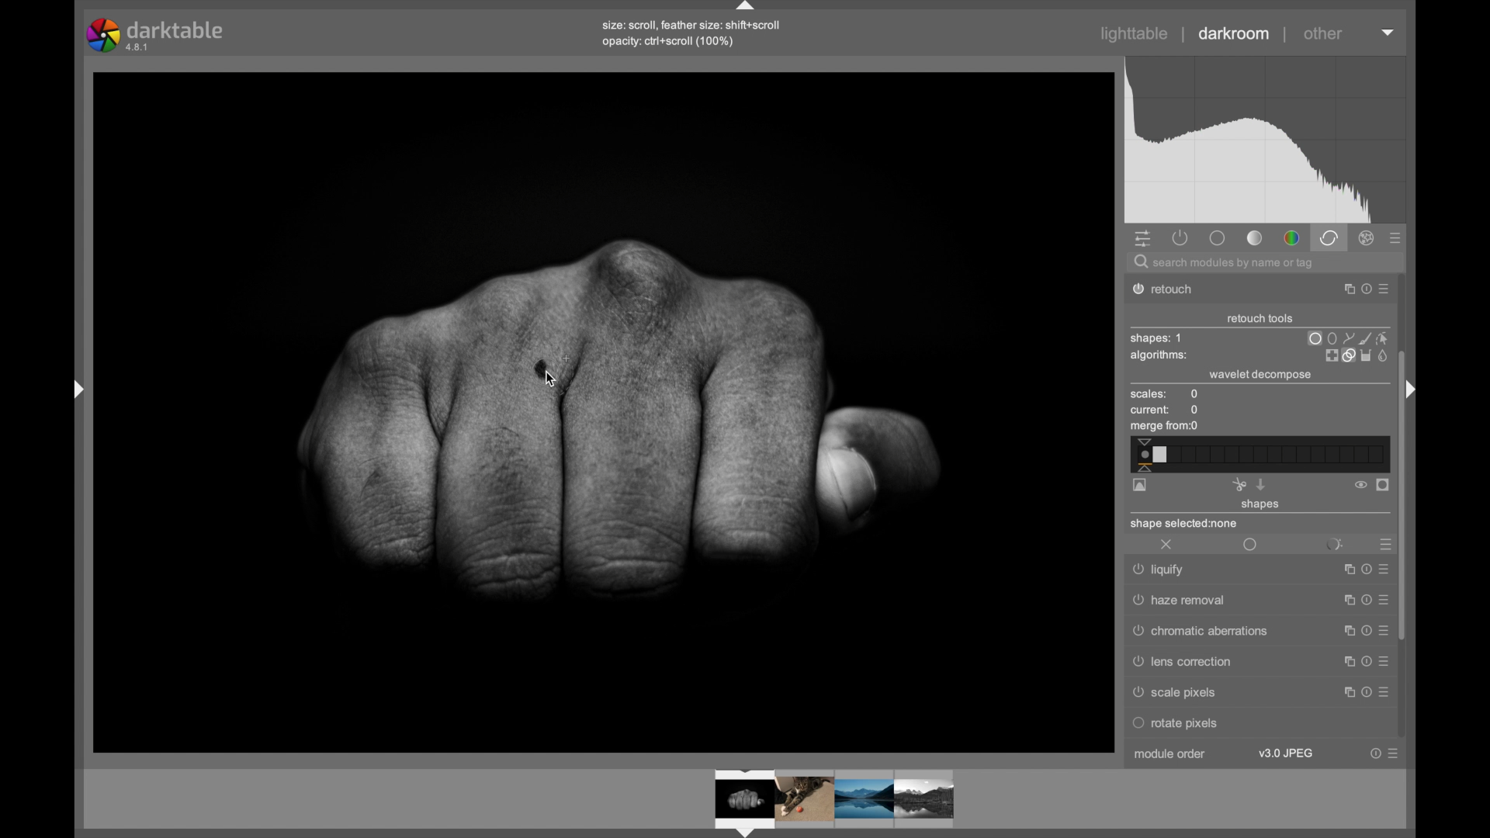  Describe the element at coordinates (1363, 692) in the screenshot. I see `help` at that location.